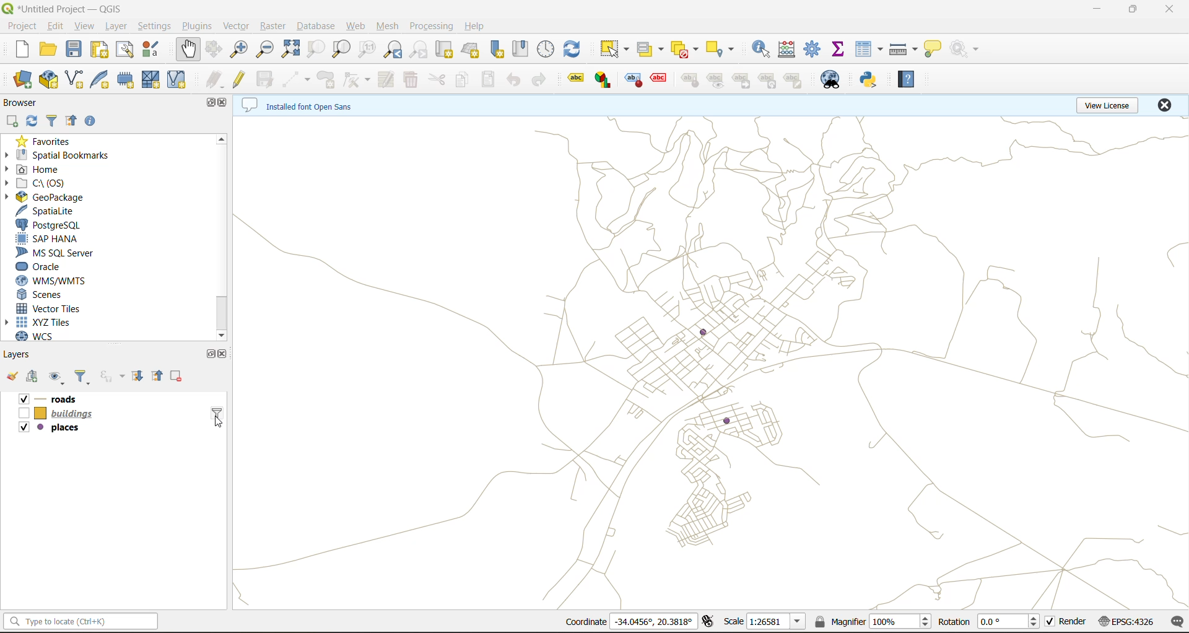 The width and height of the screenshot is (1189, 633). I want to click on maximize, so click(1133, 10).